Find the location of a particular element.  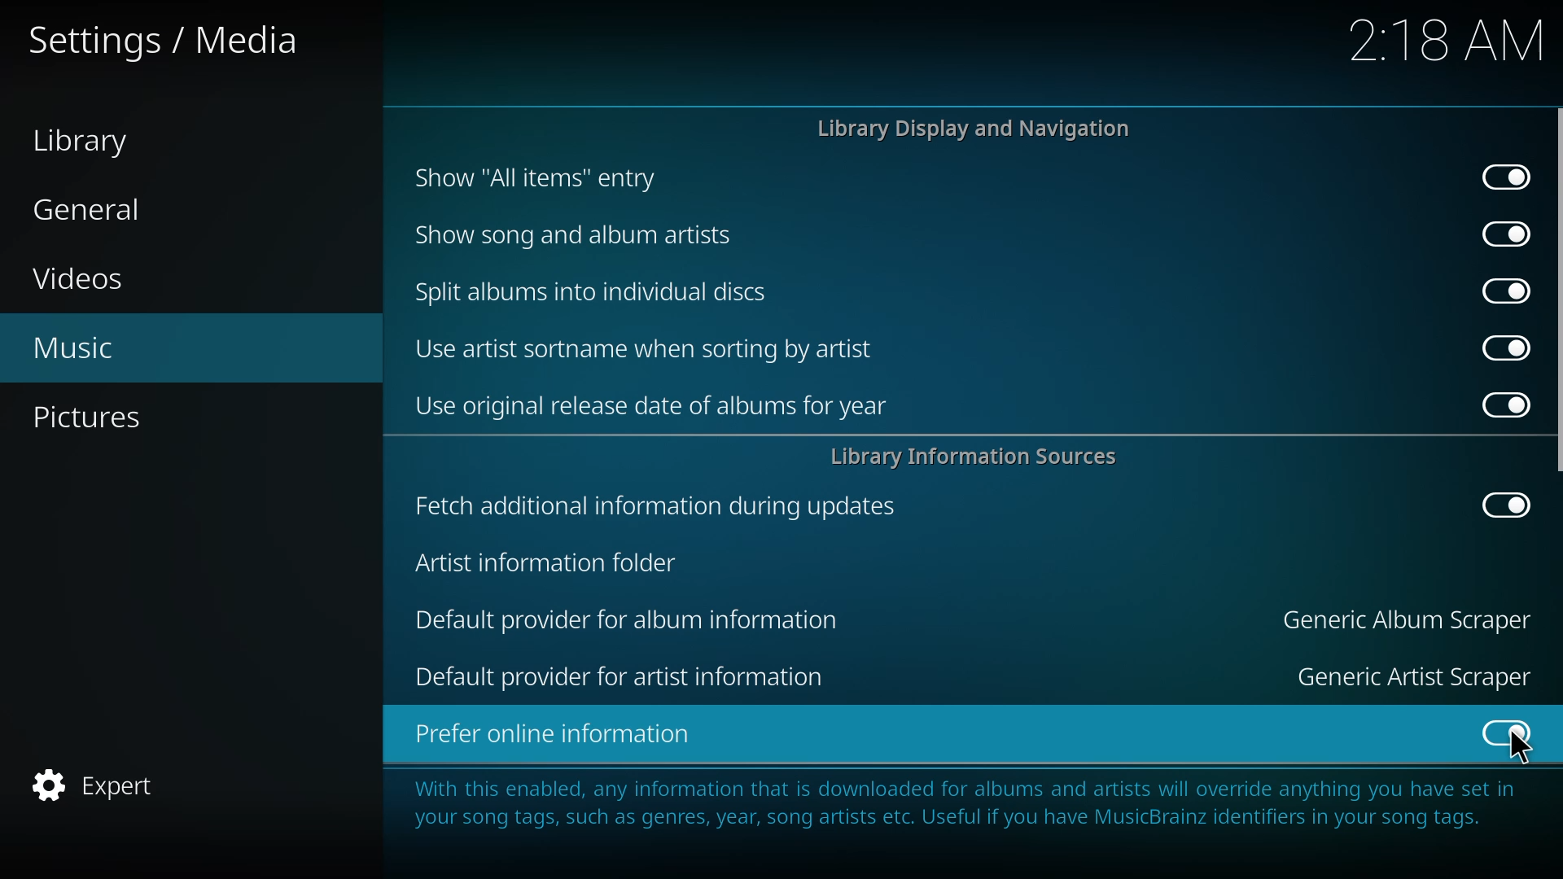

pictures is located at coordinates (99, 419).